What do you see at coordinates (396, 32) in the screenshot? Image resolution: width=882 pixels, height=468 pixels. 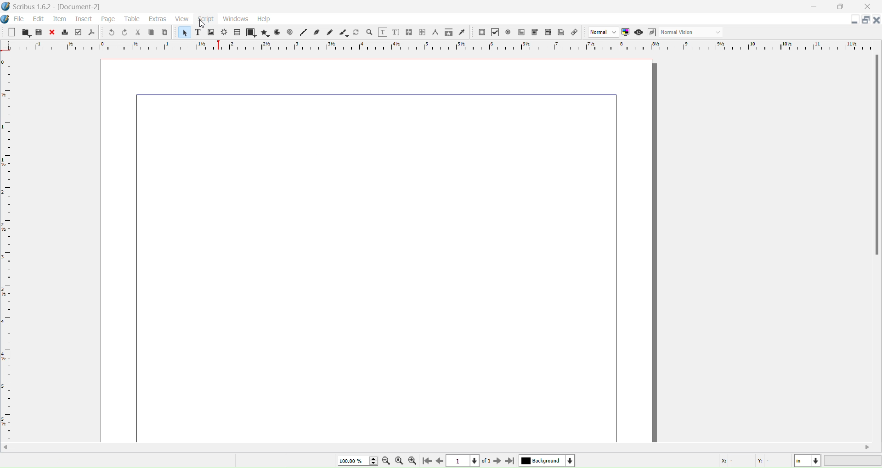 I see `Edit Text with Story Editor` at bounding box center [396, 32].